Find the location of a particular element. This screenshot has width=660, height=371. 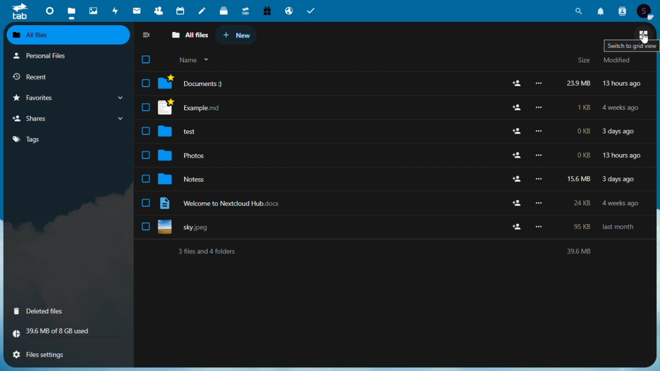

add user is located at coordinates (516, 108).